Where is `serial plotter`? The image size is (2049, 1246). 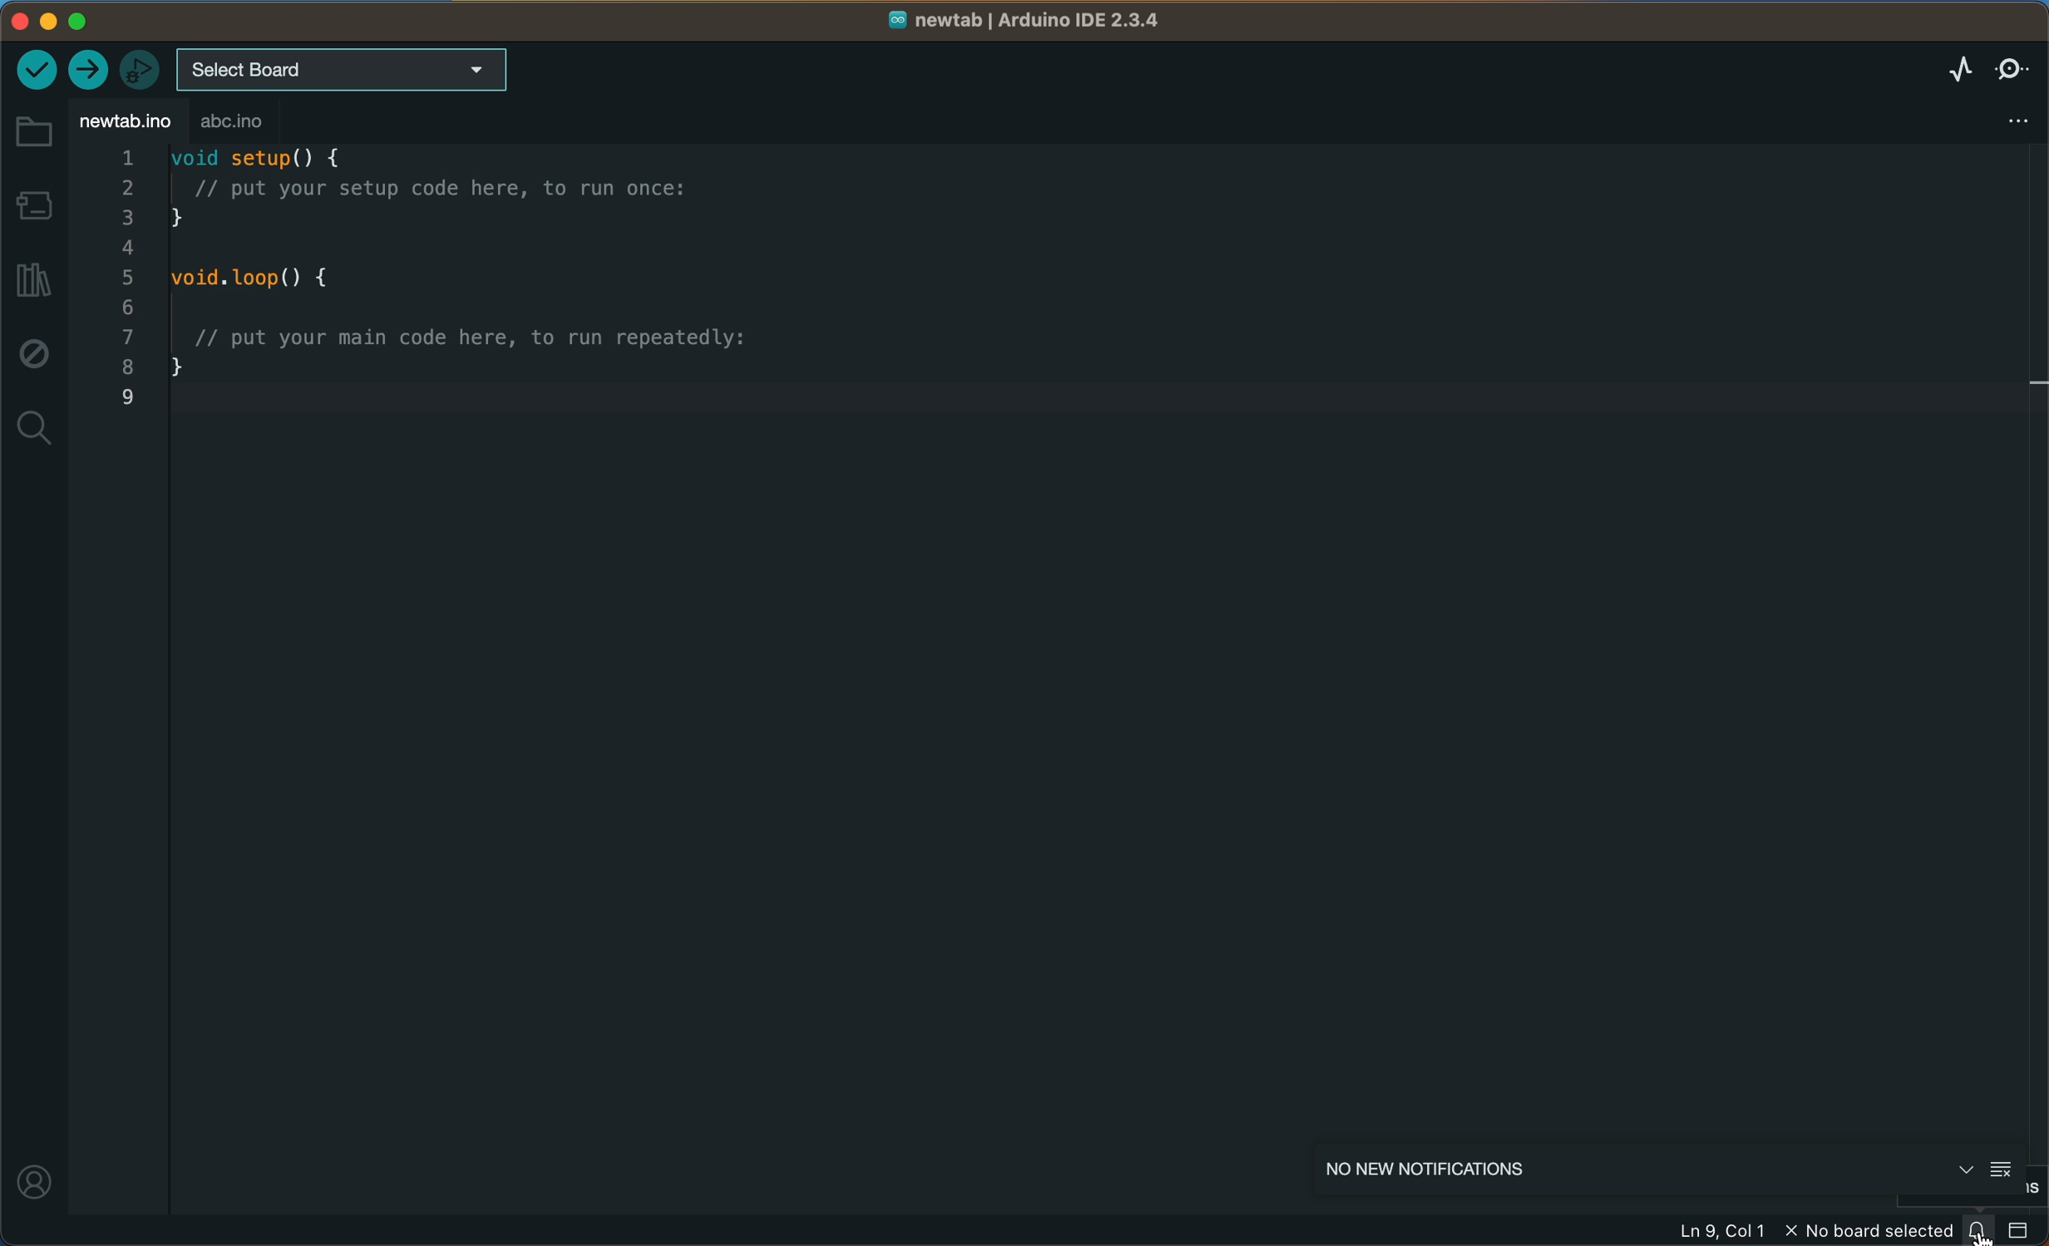 serial plotter is located at coordinates (1955, 70).